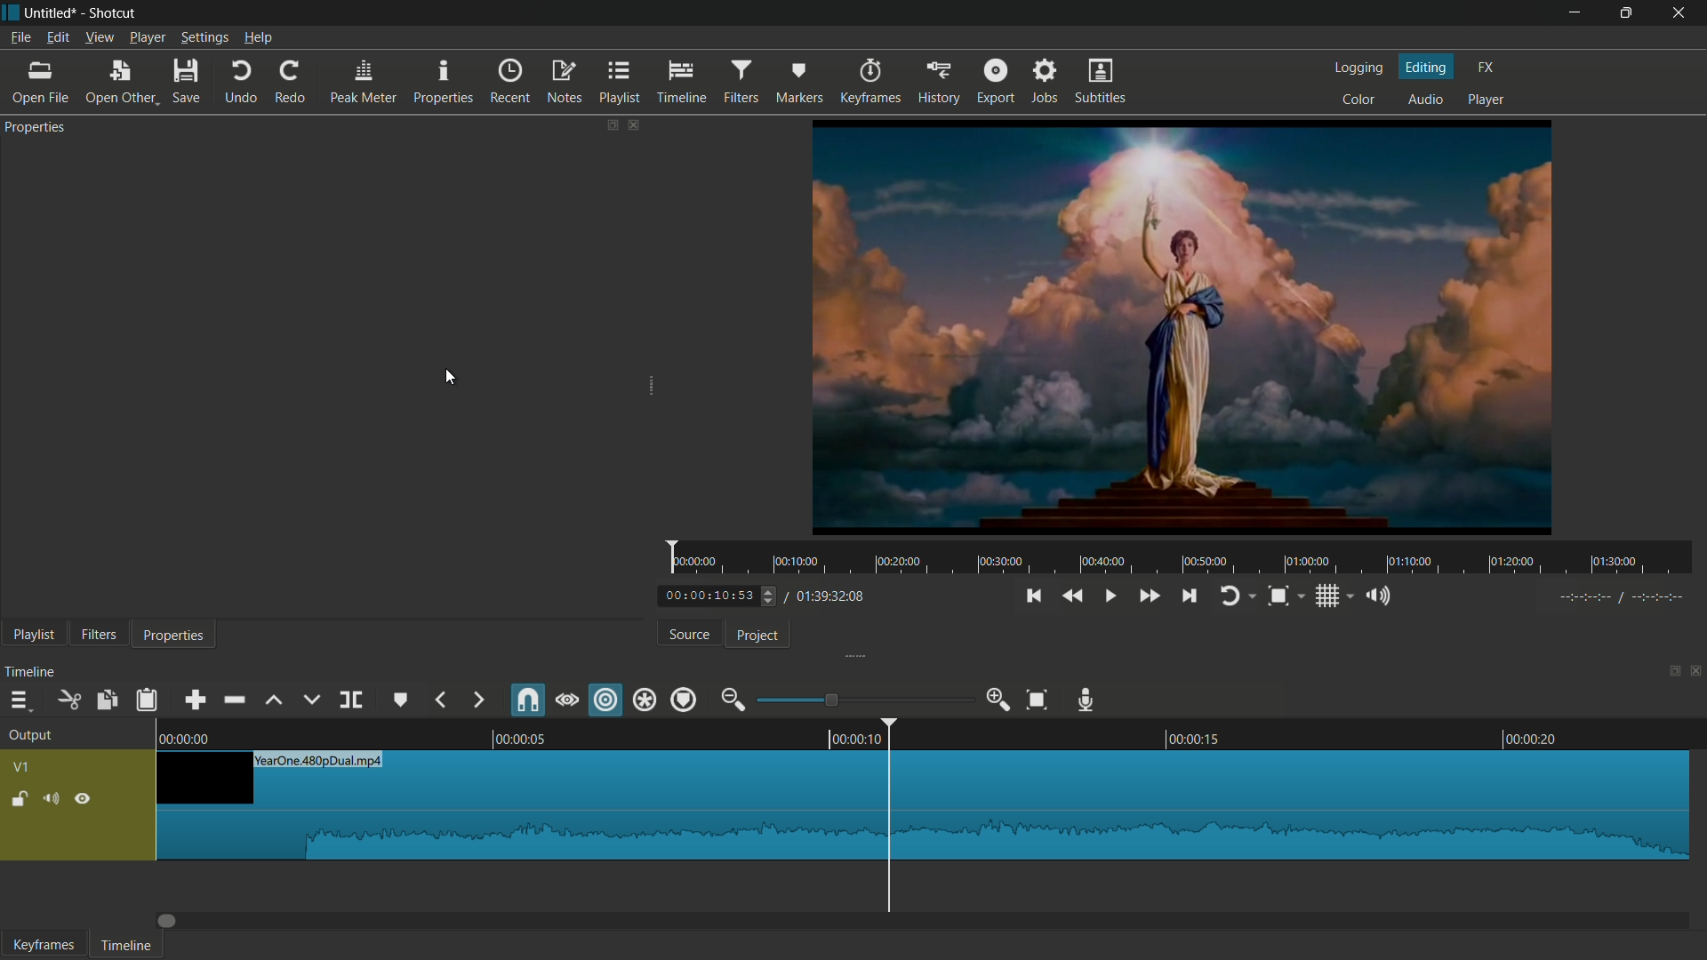  Describe the element at coordinates (46, 946) in the screenshot. I see `keyframes` at that location.